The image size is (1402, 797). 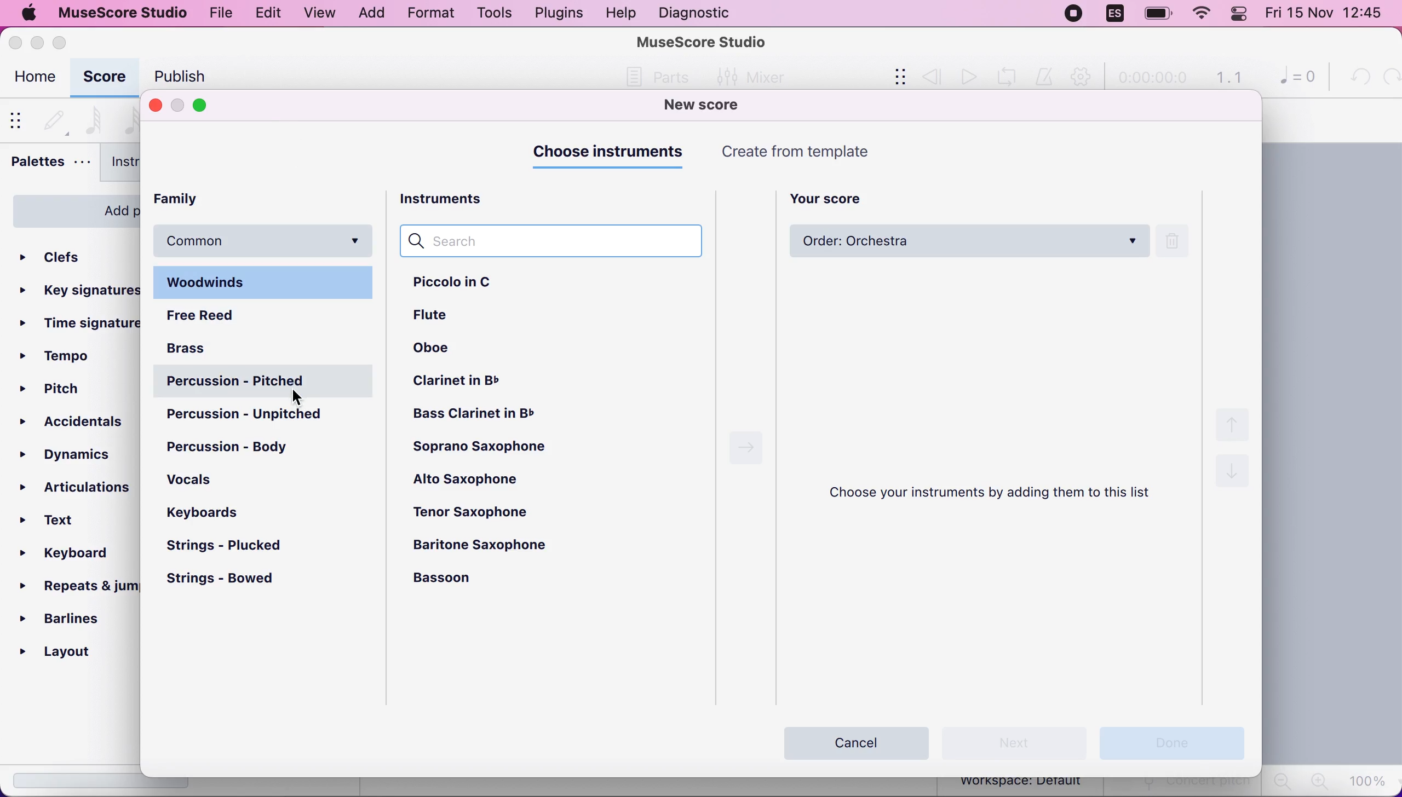 I want to click on 0, so click(x=1292, y=79).